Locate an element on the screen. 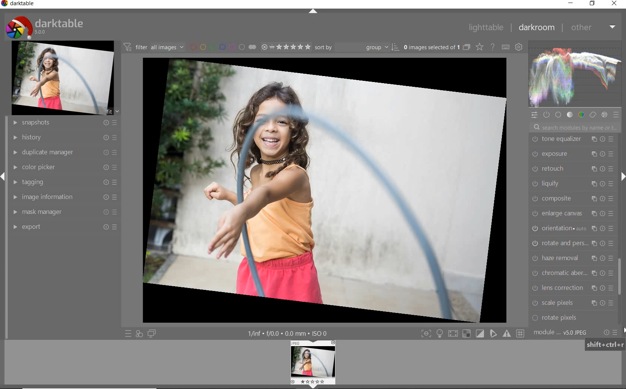 The image size is (626, 389). scale pixels is located at coordinates (572, 303).